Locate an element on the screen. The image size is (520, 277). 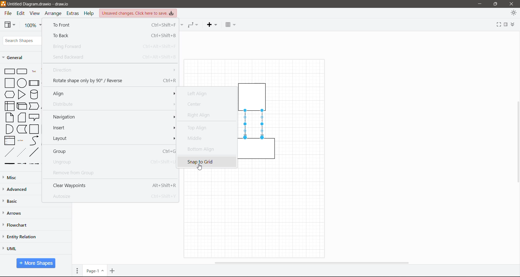
View is located at coordinates (35, 14).